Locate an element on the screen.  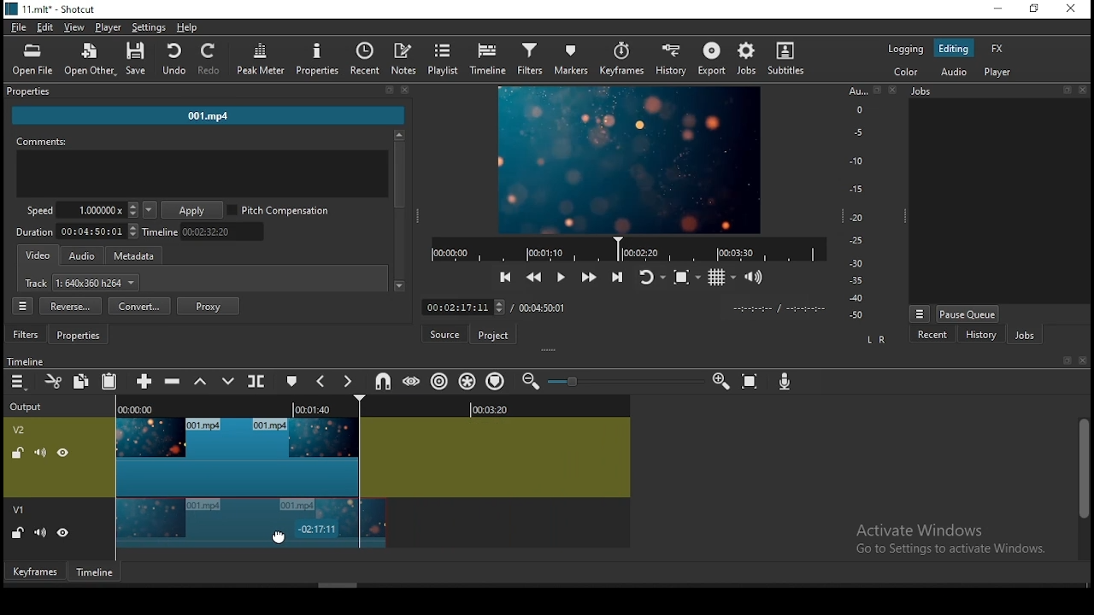
jobs is located at coordinates (750, 59).